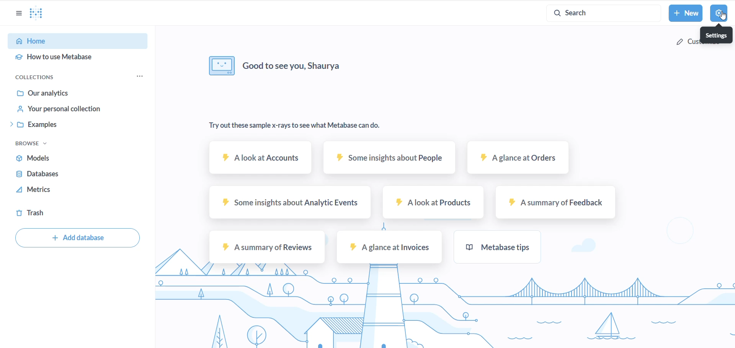 The image size is (735, 348). What do you see at coordinates (726, 18) in the screenshot?
I see `CURSOR` at bounding box center [726, 18].